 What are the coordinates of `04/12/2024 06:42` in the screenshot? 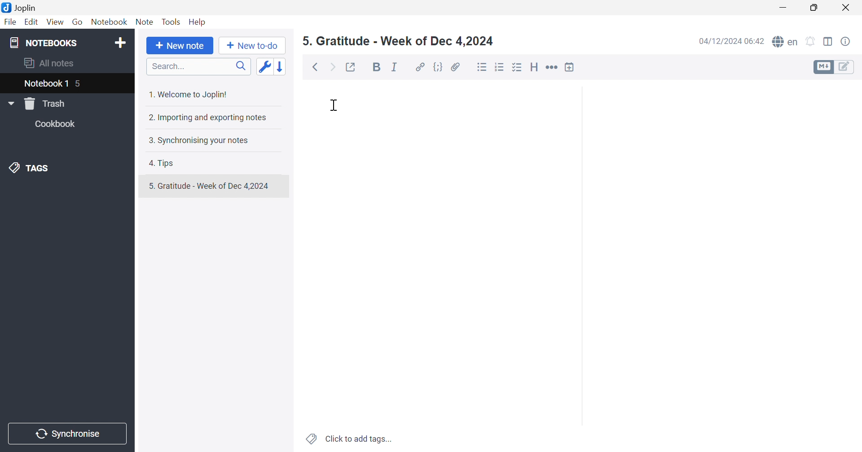 It's located at (729, 43).